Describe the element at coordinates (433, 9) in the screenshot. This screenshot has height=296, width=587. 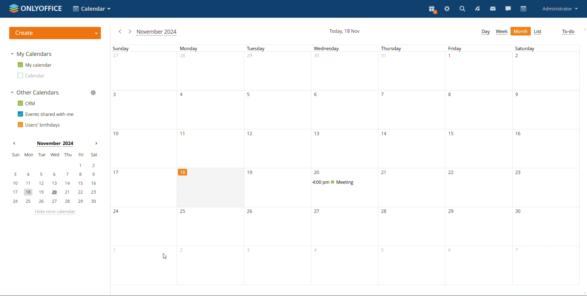
I see `present` at that location.